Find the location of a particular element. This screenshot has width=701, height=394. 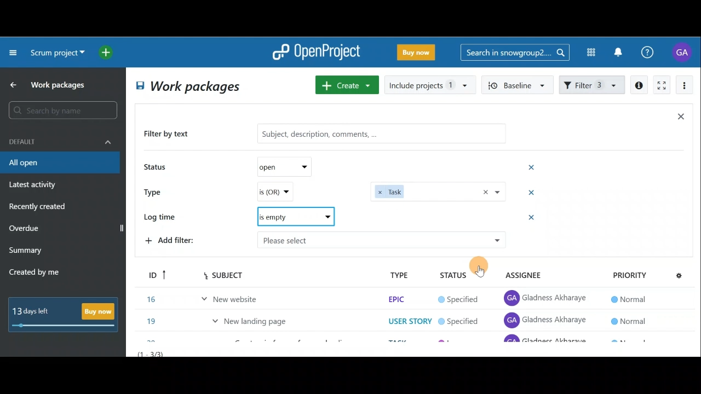

Buy now is located at coordinates (67, 314).